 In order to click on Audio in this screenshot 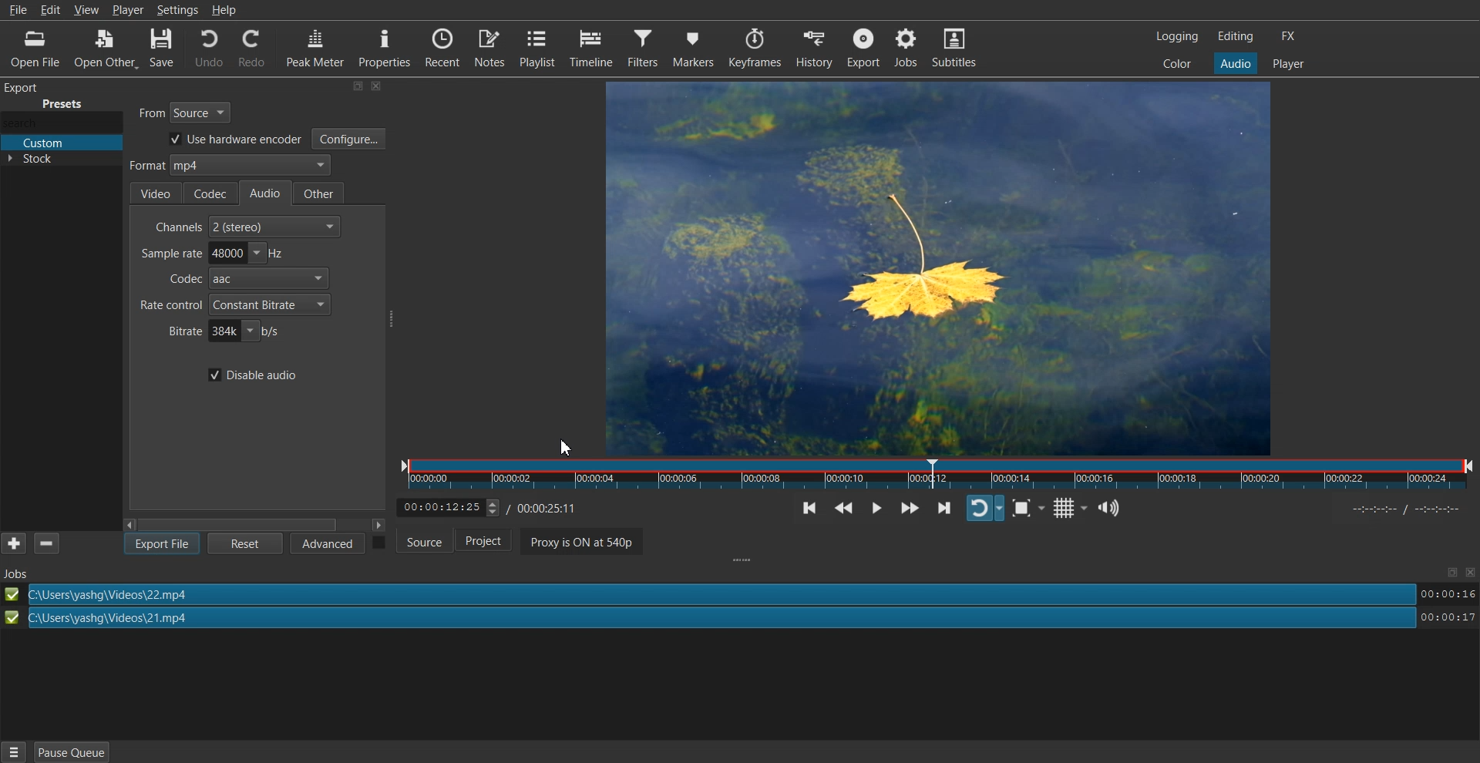, I will do `click(269, 193)`.